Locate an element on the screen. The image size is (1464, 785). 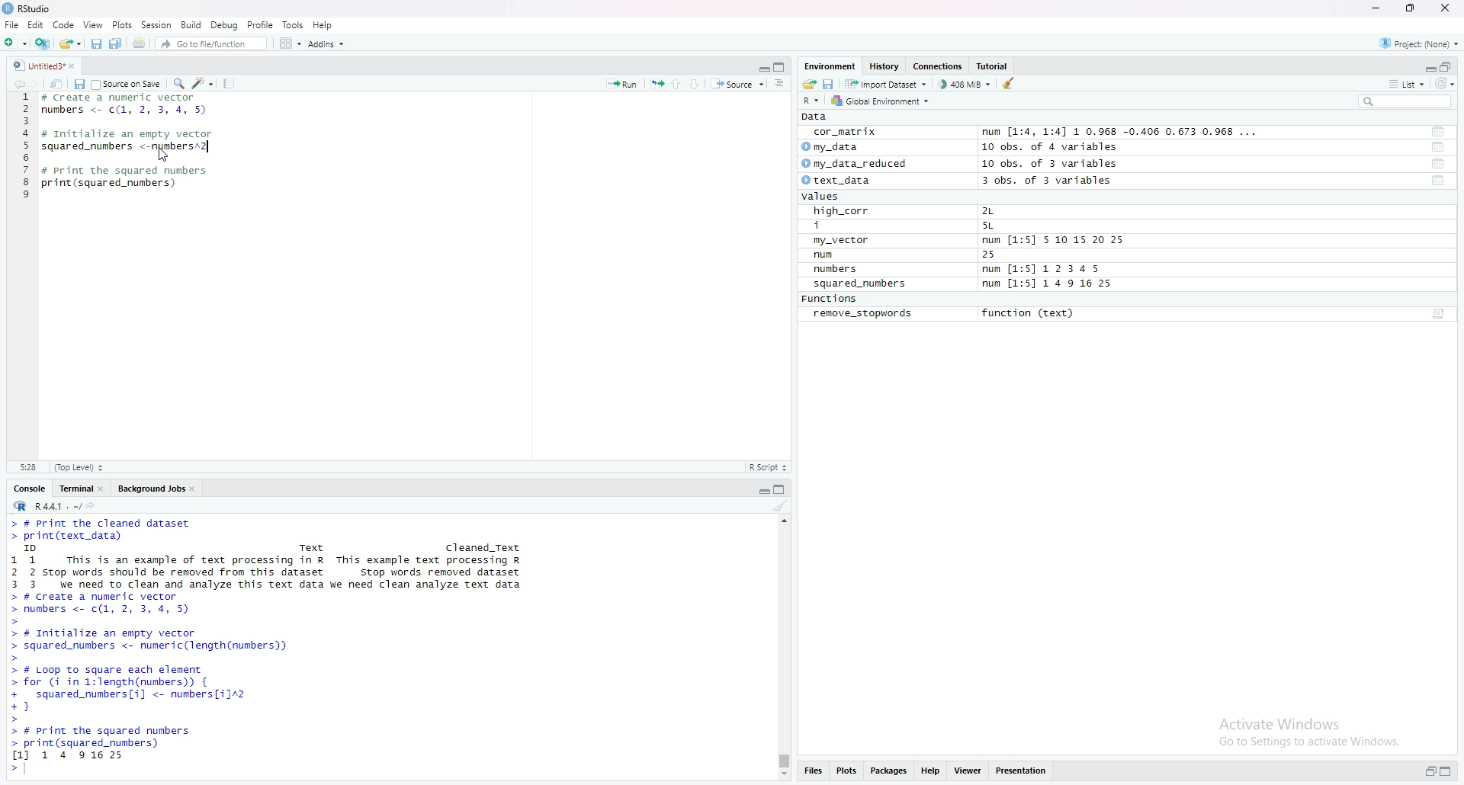
Edit is located at coordinates (35, 24).